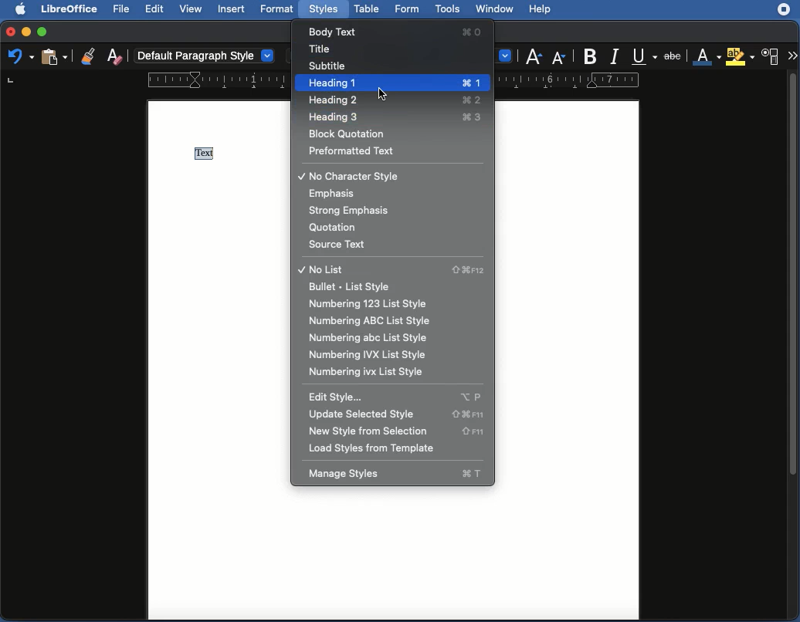 The image size is (800, 622). I want to click on No character style, so click(354, 175).